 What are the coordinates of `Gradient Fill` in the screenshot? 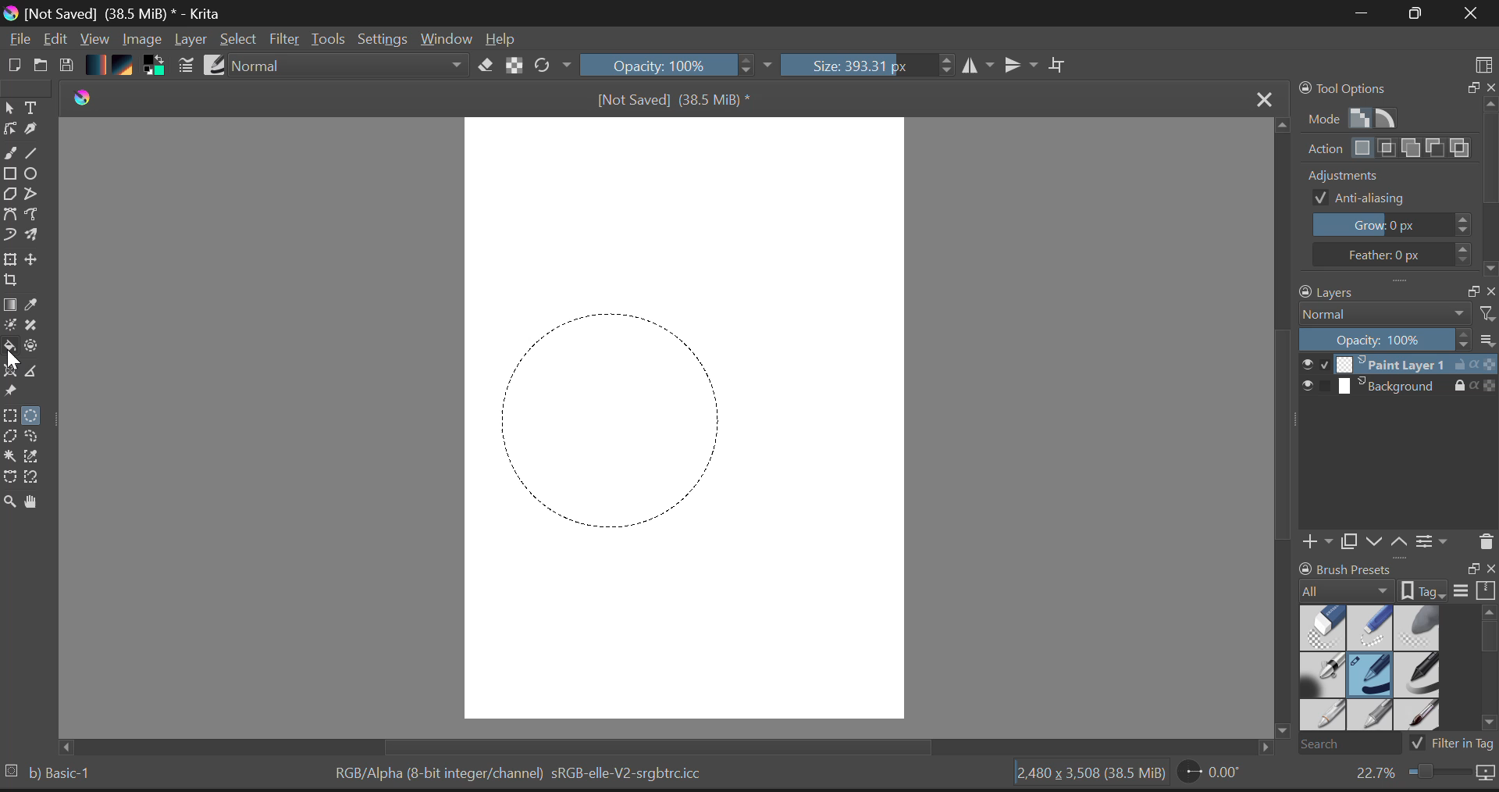 It's located at (10, 306).